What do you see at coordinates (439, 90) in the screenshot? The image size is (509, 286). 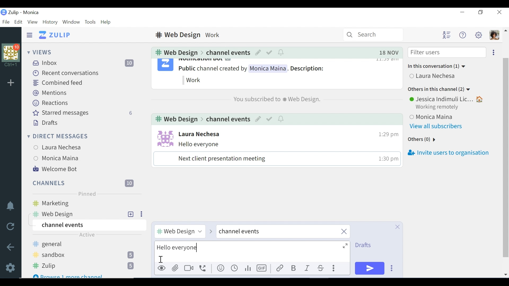 I see `Others in this channel` at bounding box center [439, 90].